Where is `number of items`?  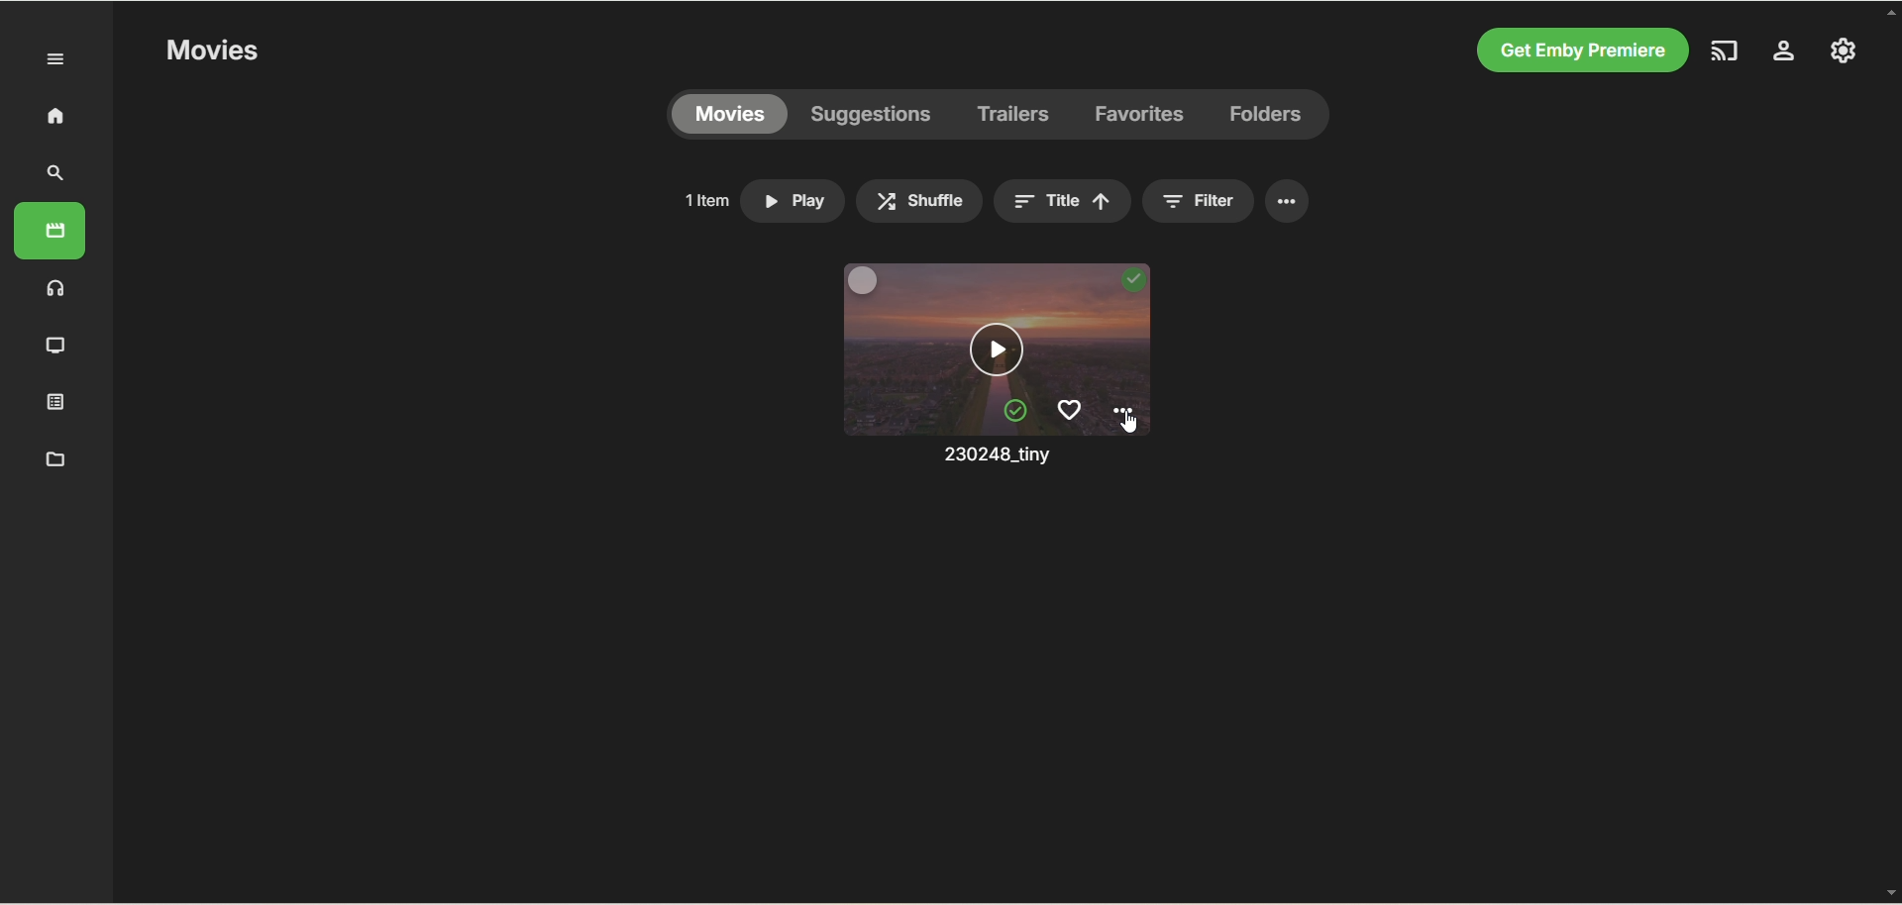
number of items is located at coordinates (705, 200).